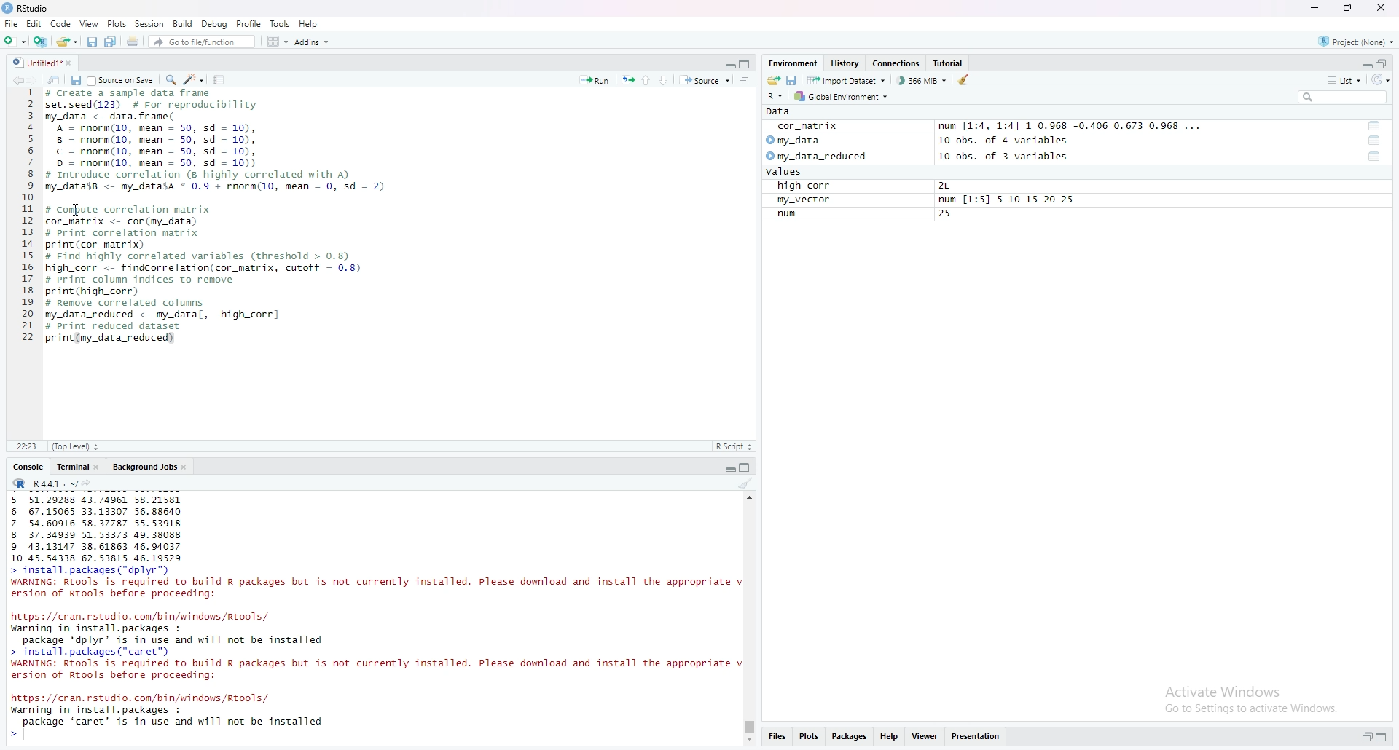 Image resolution: width=1399 pixels, height=750 pixels. Describe the element at coordinates (746, 482) in the screenshot. I see `clean` at that location.